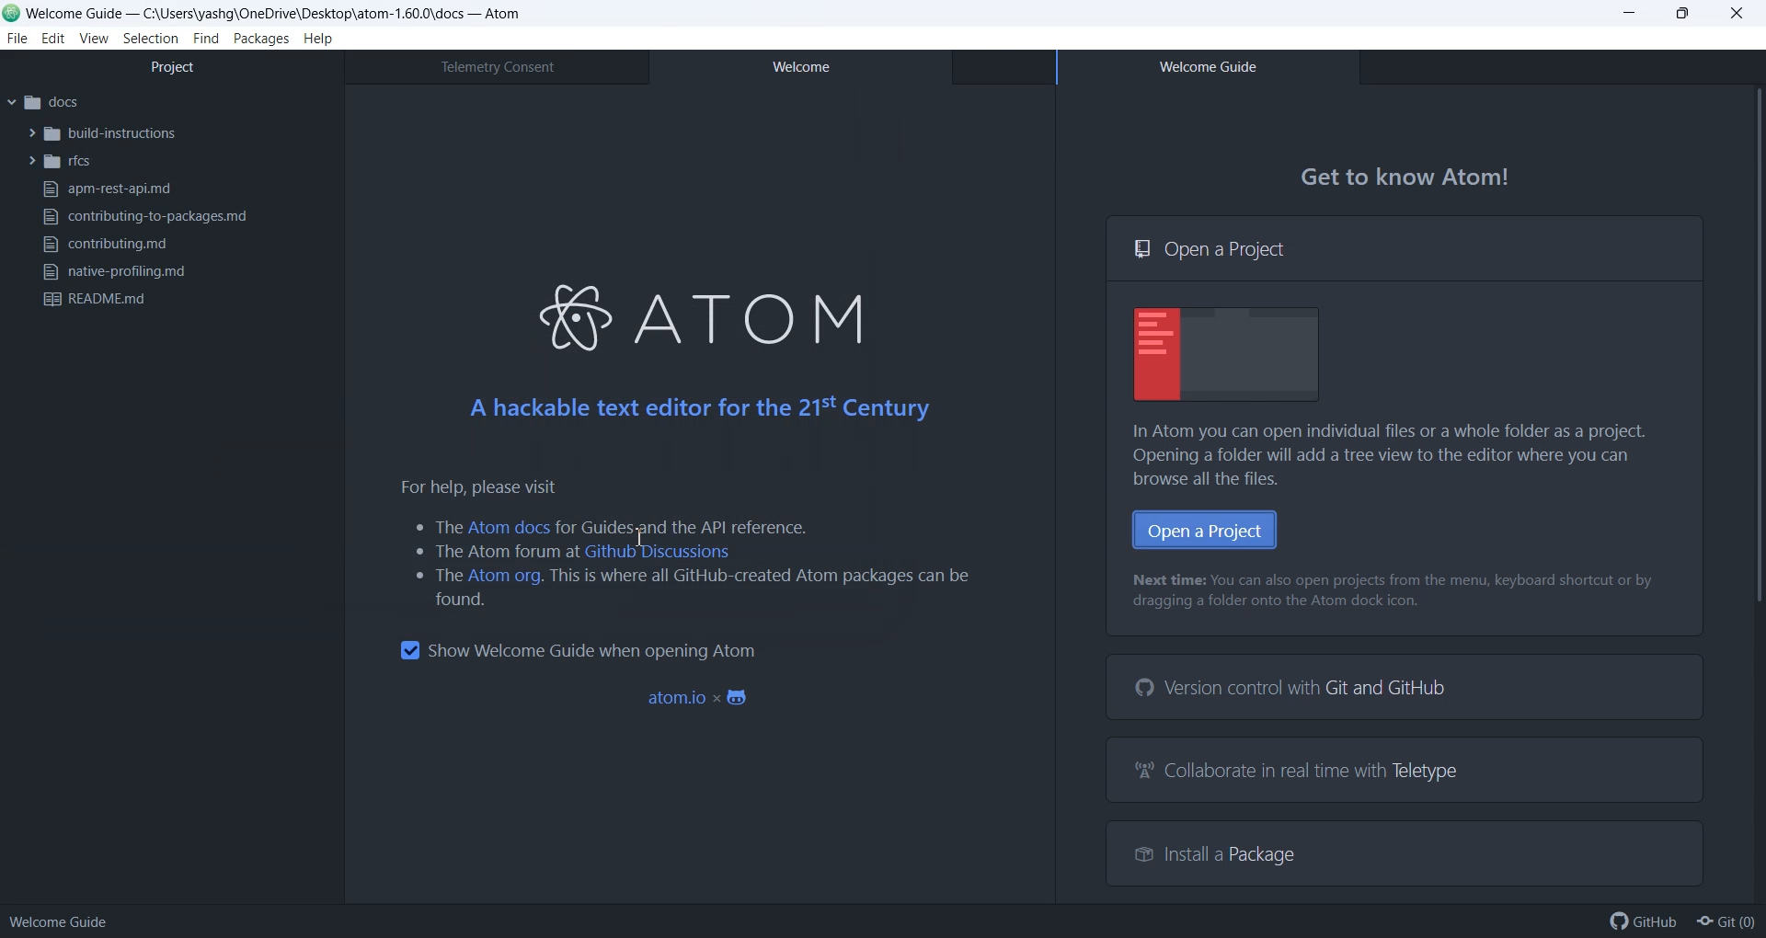  Describe the element at coordinates (142, 217) in the screenshot. I see `contributing-to-packages.md` at that location.